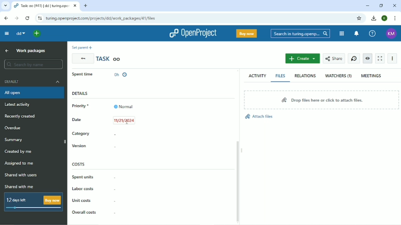 This screenshot has width=401, height=225. Describe the element at coordinates (86, 5) in the screenshot. I see `New tab` at that location.